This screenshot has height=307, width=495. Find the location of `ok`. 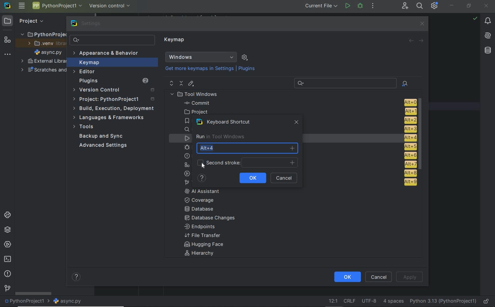

ok is located at coordinates (347, 277).